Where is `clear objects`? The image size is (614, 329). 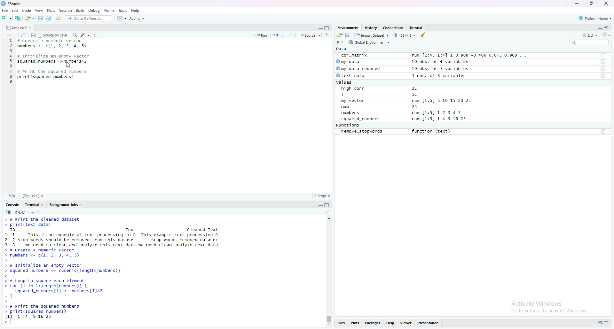
clear objects is located at coordinates (424, 35).